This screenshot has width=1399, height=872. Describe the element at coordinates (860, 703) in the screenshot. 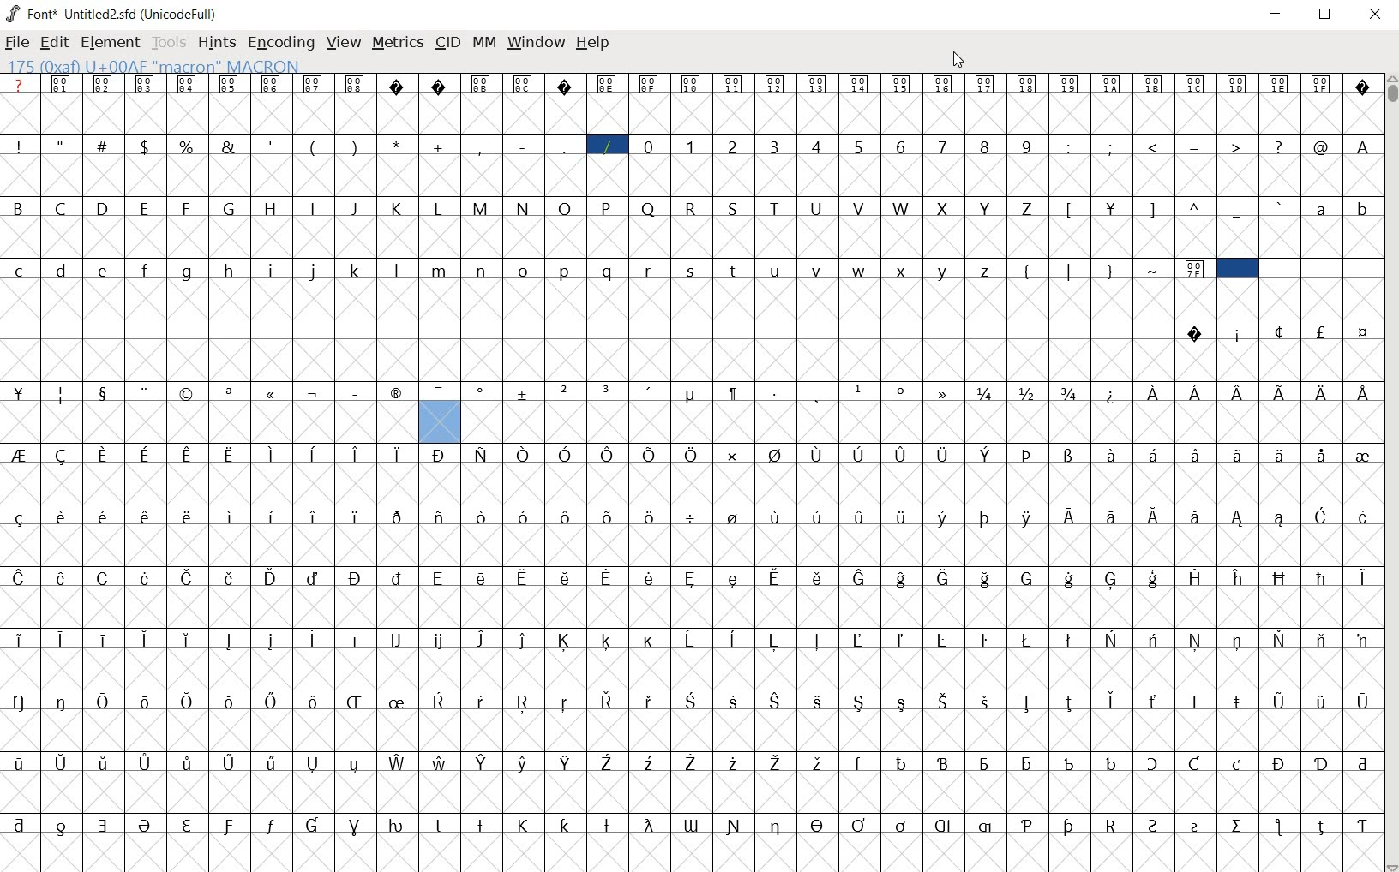

I see `Symbol` at that location.